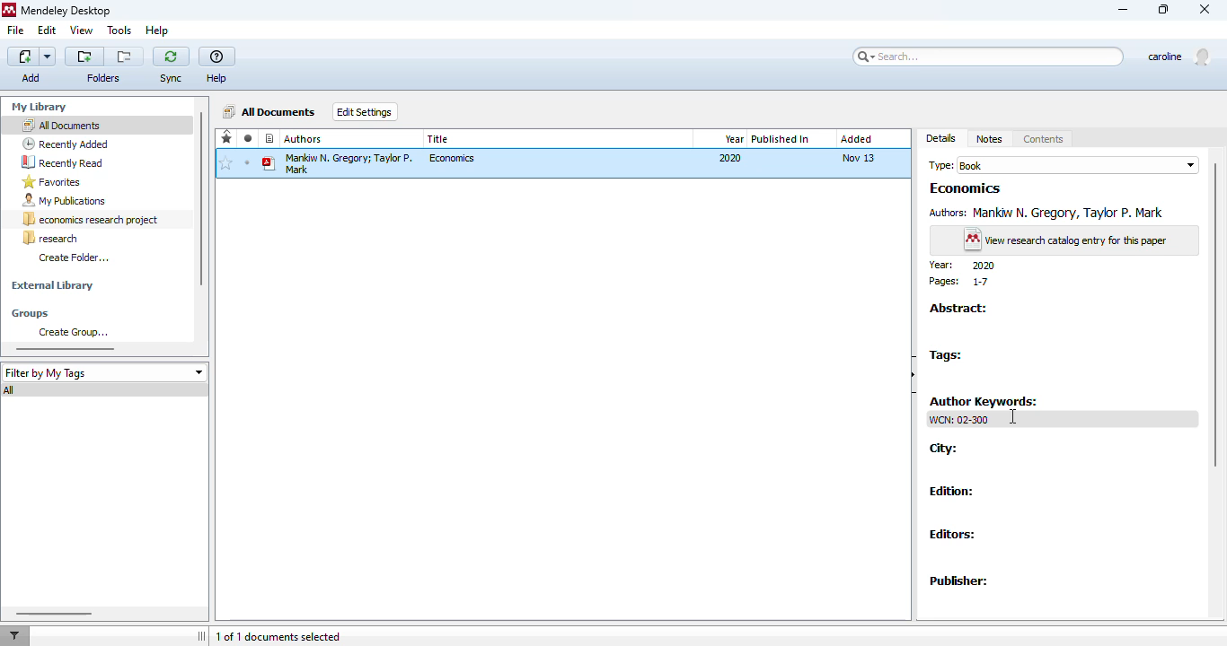 The height and width of the screenshot is (646, 1227). What do you see at coordinates (989, 57) in the screenshot?
I see `search` at bounding box center [989, 57].